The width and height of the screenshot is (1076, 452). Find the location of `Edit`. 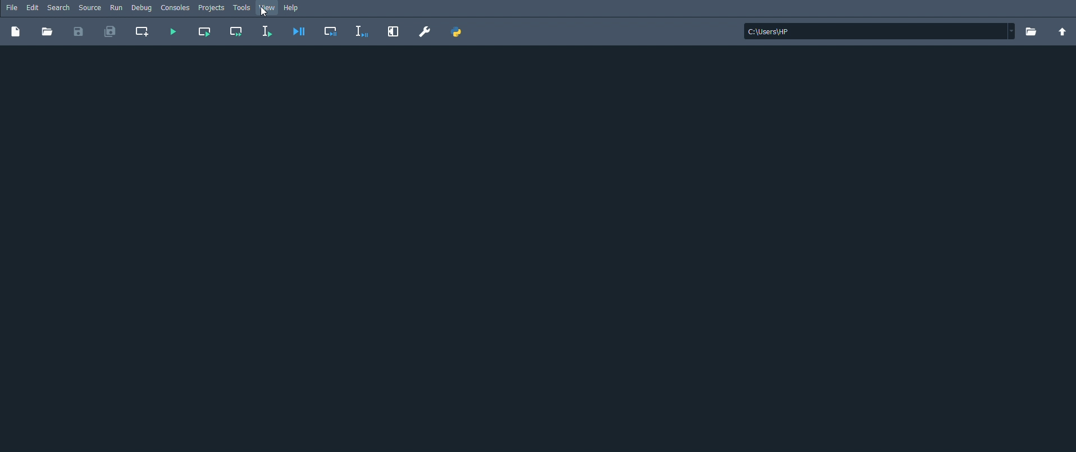

Edit is located at coordinates (33, 8).